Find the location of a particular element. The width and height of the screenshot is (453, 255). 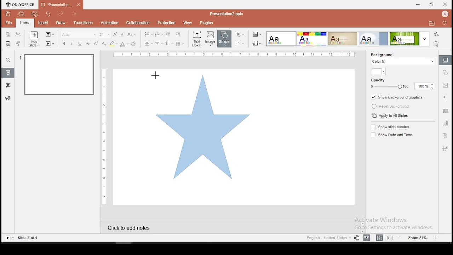

show date and time is located at coordinates (391, 135).